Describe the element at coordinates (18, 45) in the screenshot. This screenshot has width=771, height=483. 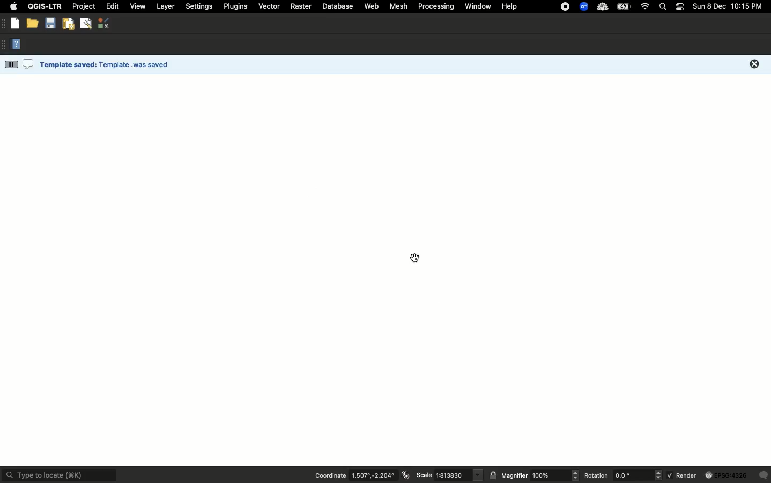
I see `Help` at that location.